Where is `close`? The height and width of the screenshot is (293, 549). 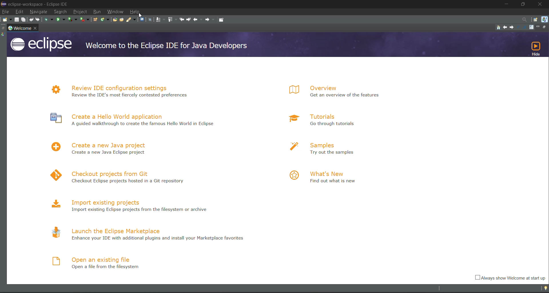
close is located at coordinates (541, 4).